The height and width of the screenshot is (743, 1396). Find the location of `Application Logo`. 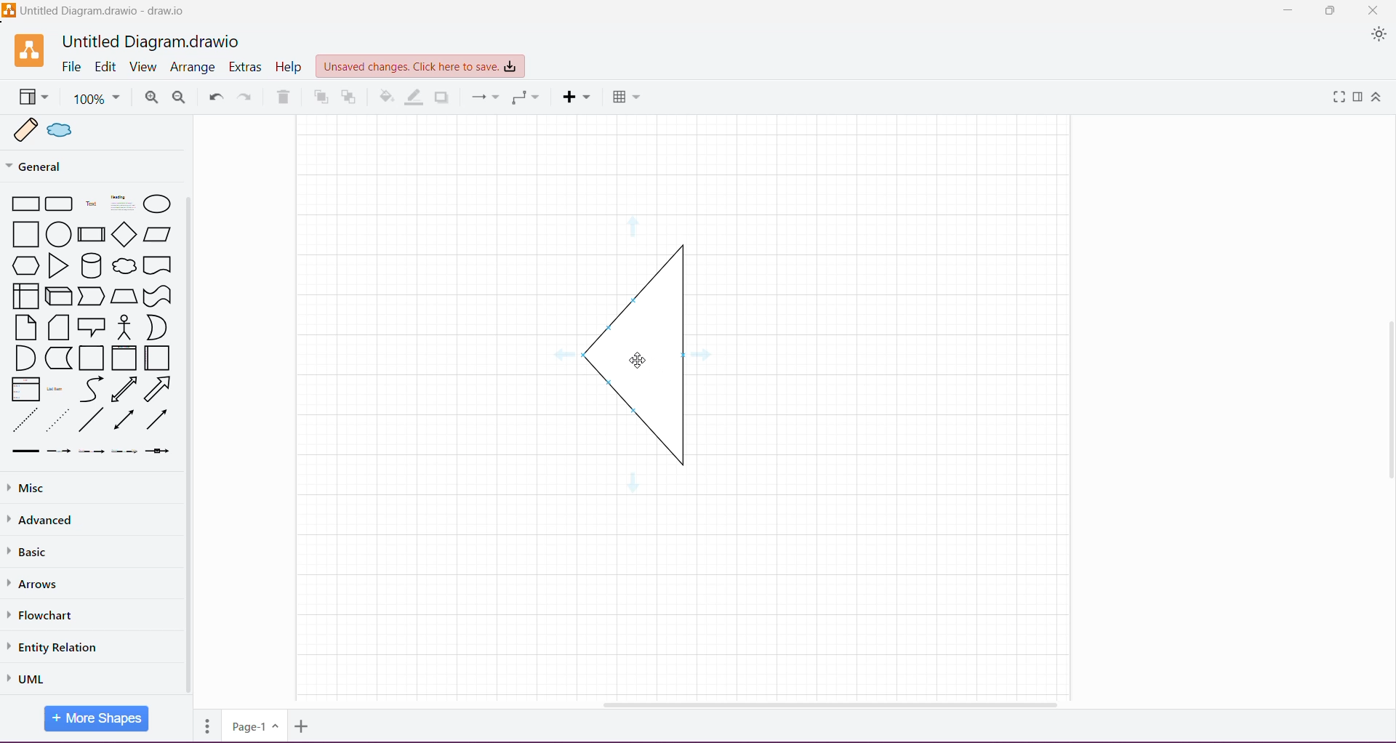

Application Logo is located at coordinates (31, 51).